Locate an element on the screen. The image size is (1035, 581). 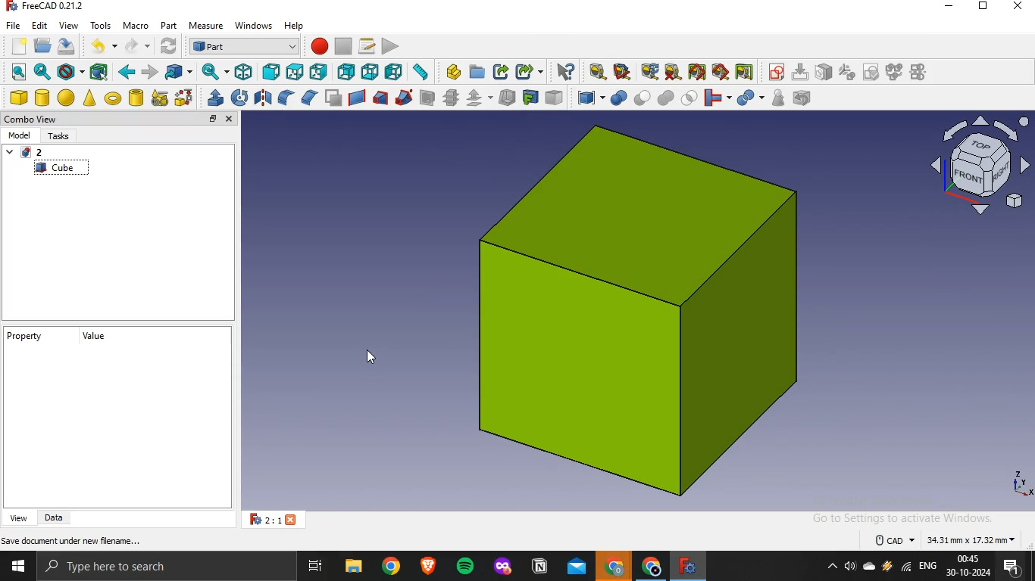
boolean is located at coordinates (618, 97).